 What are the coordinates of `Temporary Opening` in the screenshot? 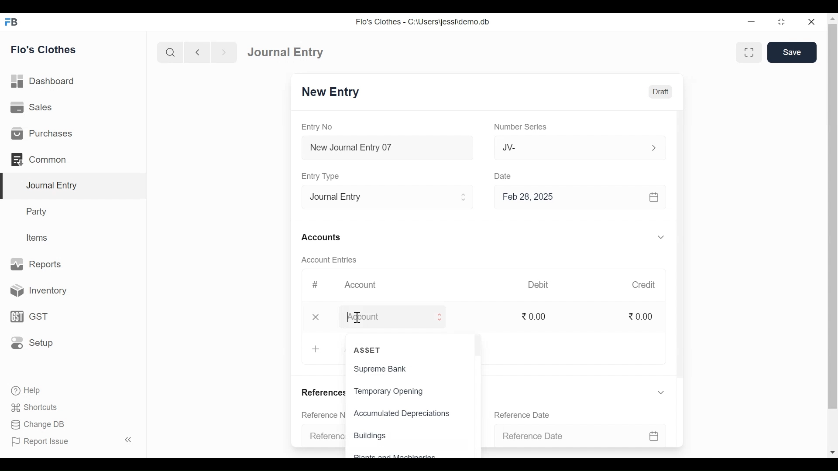 It's located at (391, 391).